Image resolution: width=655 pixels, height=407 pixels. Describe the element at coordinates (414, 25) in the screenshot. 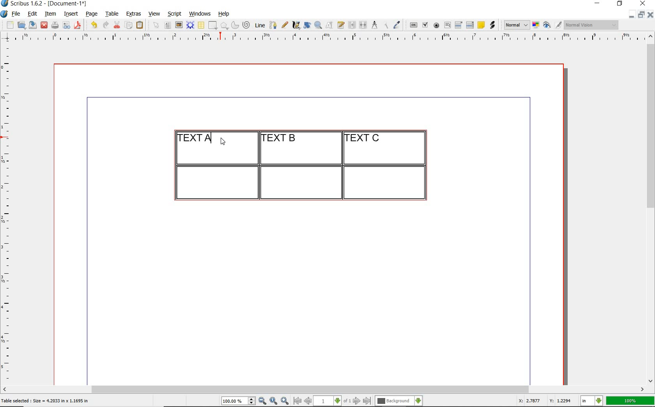

I see `pdf push button` at that location.